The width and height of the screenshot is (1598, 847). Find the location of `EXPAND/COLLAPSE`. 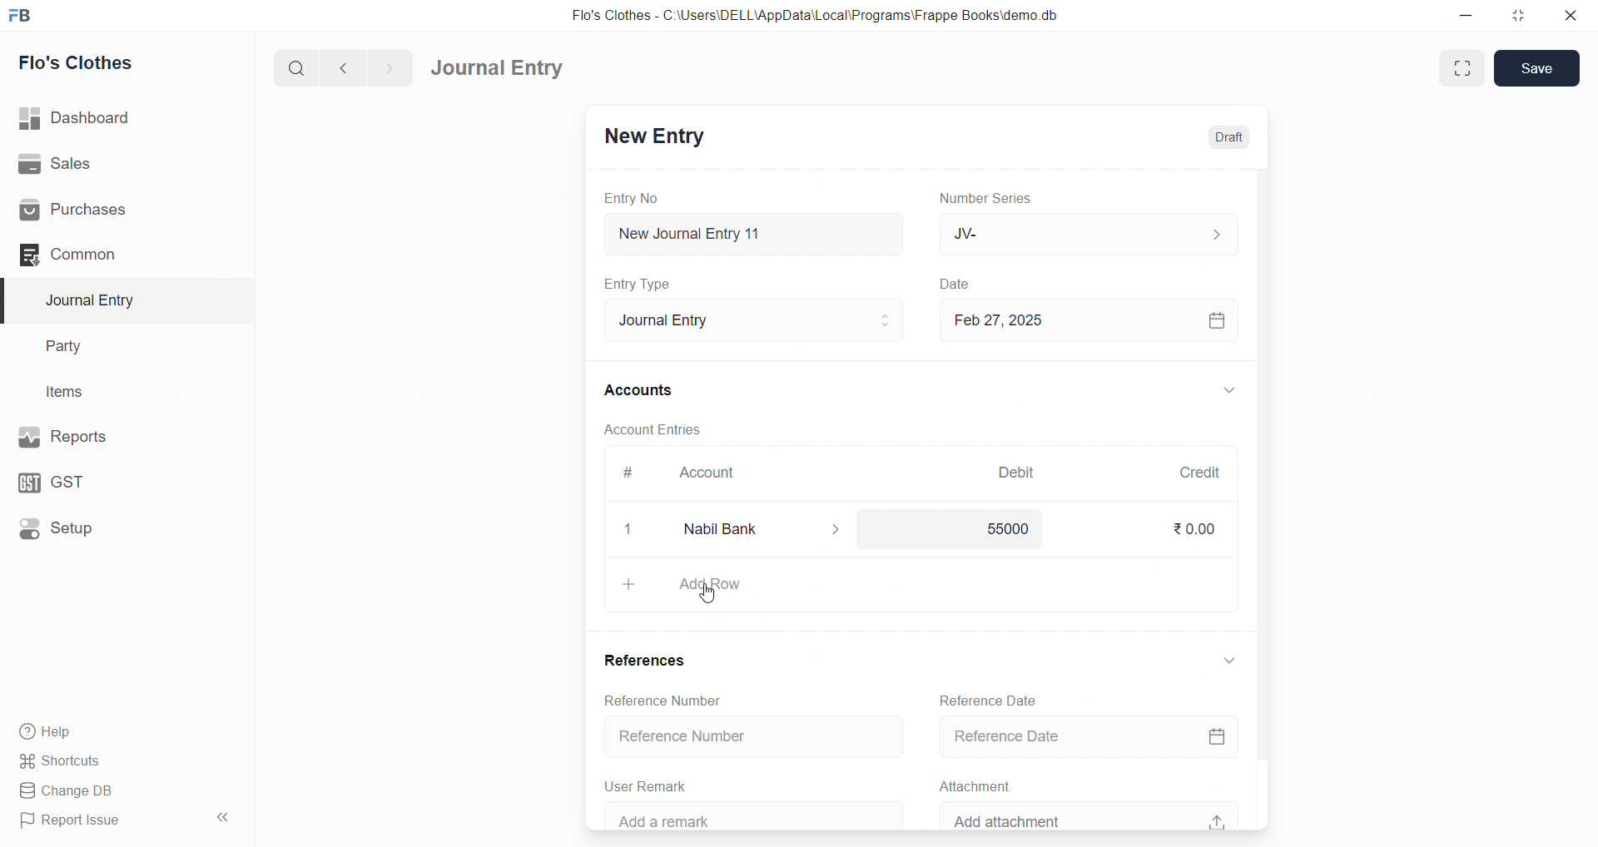

EXPAND/COLLAPSE is located at coordinates (1229, 664).